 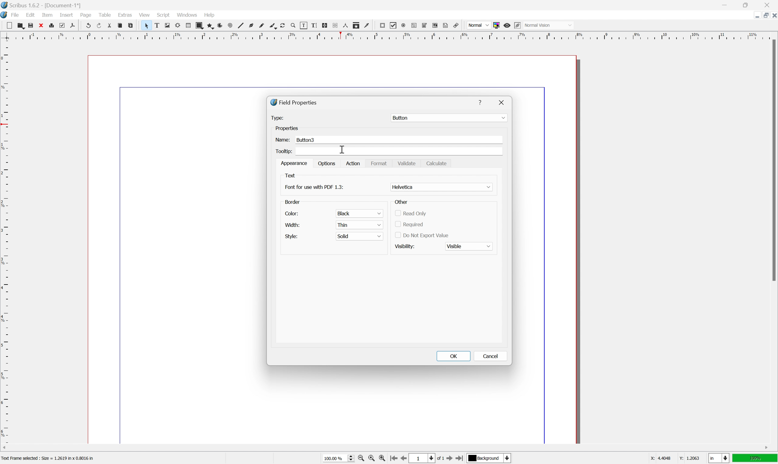 I want to click on Help, so click(x=480, y=103).